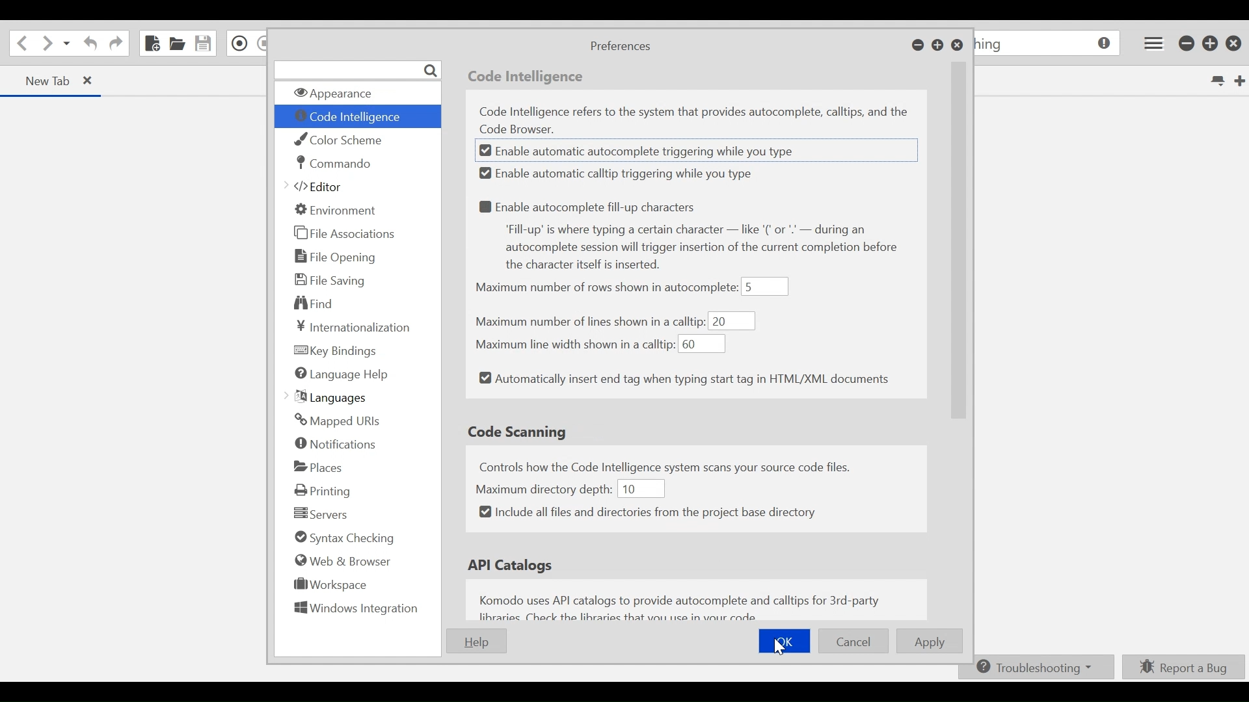 This screenshot has width=1249, height=702. What do you see at coordinates (67, 45) in the screenshot?
I see `Recent location` at bounding box center [67, 45].